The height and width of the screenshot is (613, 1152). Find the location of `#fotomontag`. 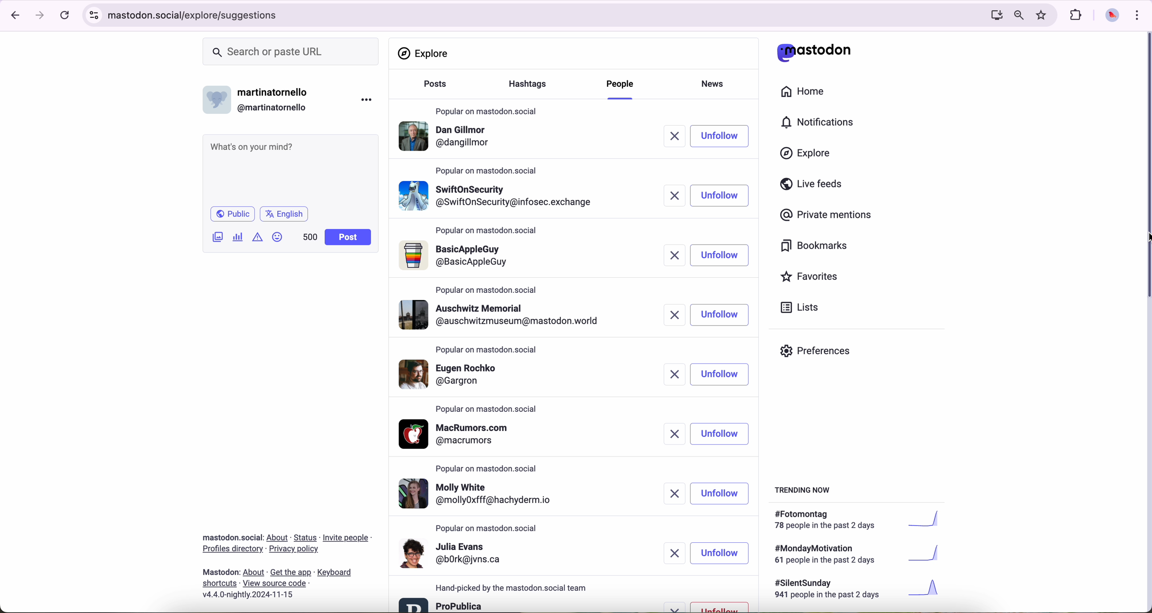

#fotomontag is located at coordinates (863, 520).